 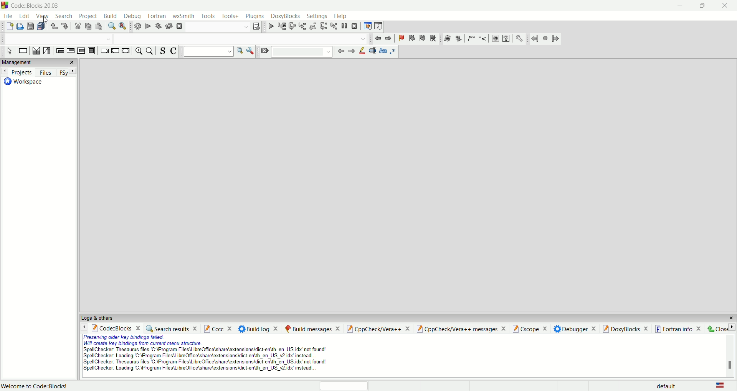 I want to click on continue, so click(x=115, y=51).